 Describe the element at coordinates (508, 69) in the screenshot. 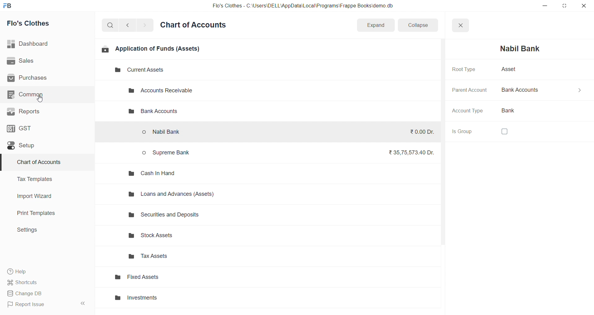

I see `Asset` at that location.